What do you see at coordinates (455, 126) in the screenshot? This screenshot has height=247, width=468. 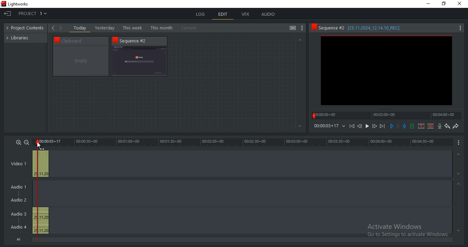 I see `redo` at bounding box center [455, 126].